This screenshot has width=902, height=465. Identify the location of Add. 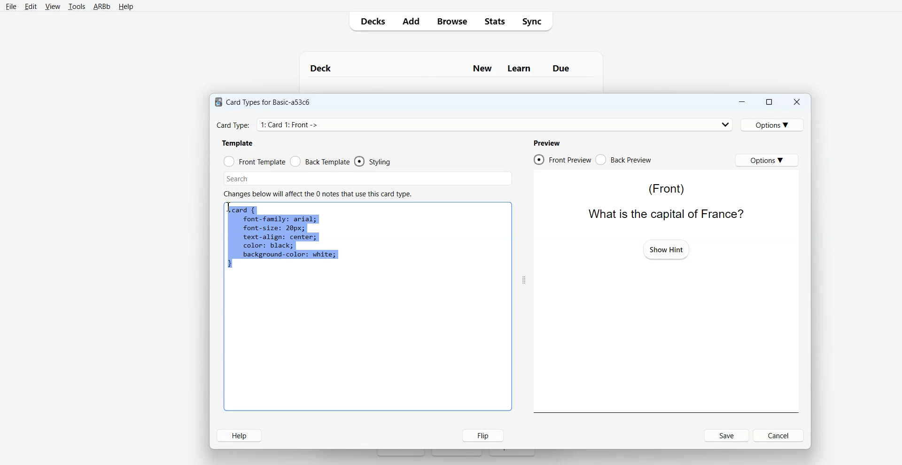
(411, 21).